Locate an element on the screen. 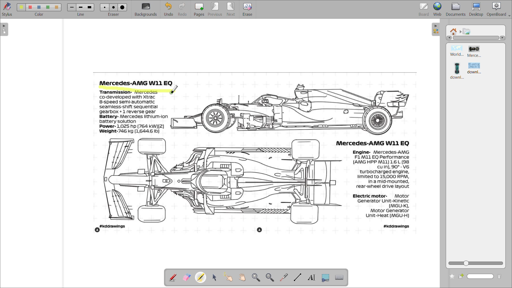 This screenshot has width=512, height=288. stylus is located at coordinates (7, 9).